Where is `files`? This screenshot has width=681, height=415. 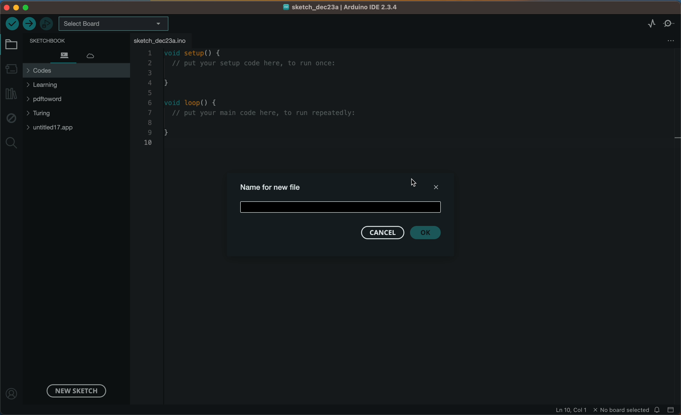 files is located at coordinates (64, 55).